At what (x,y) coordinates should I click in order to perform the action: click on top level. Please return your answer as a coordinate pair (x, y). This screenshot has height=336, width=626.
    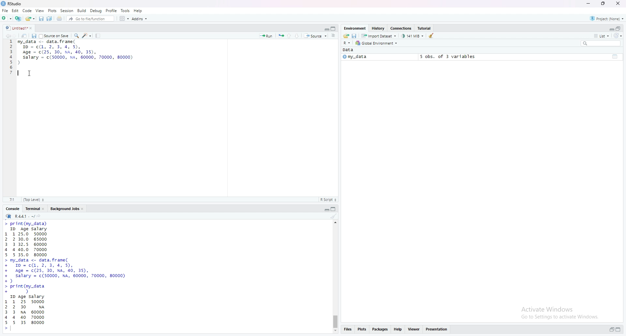
    Looking at the image, I should click on (36, 199).